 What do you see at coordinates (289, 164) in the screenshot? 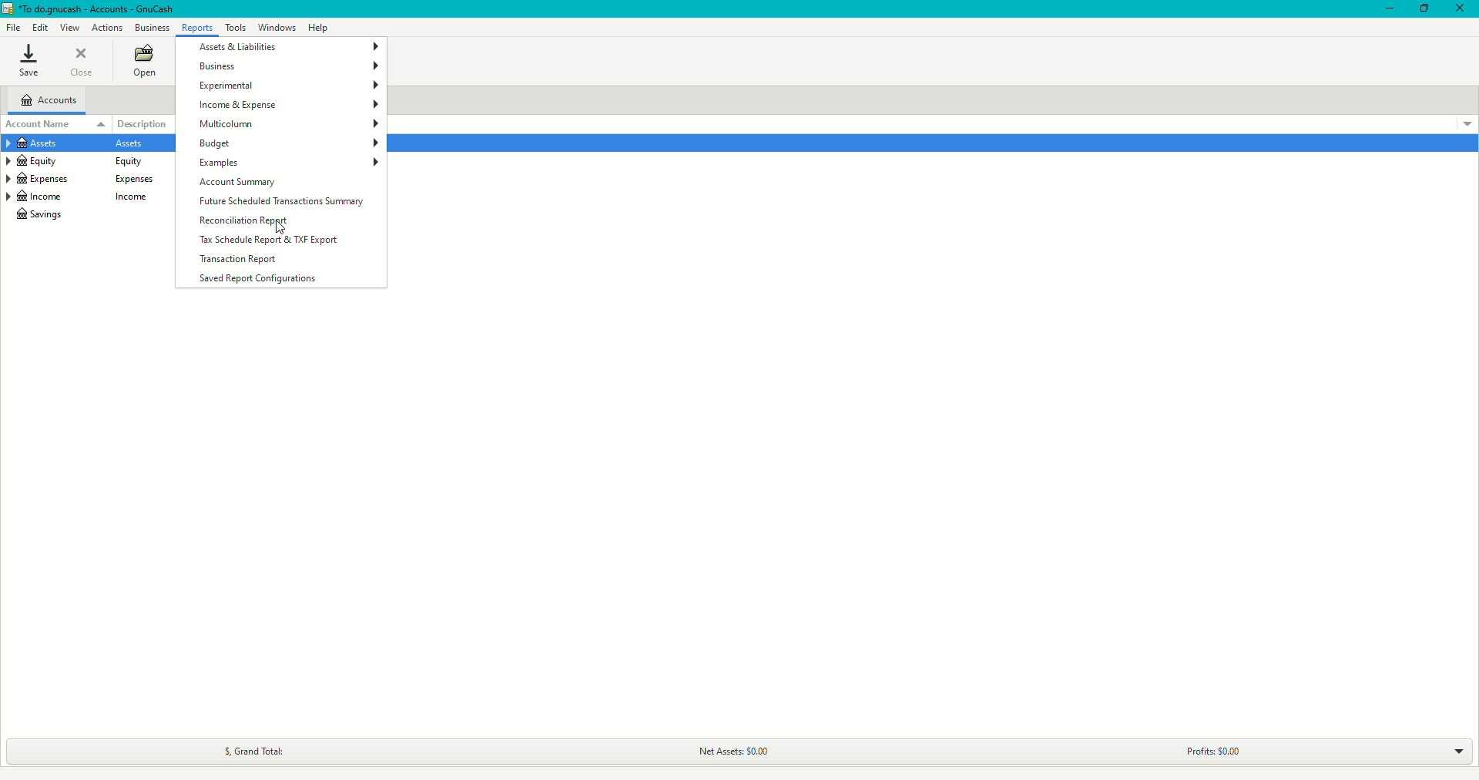
I see `Examples` at bounding box center [289, 164].